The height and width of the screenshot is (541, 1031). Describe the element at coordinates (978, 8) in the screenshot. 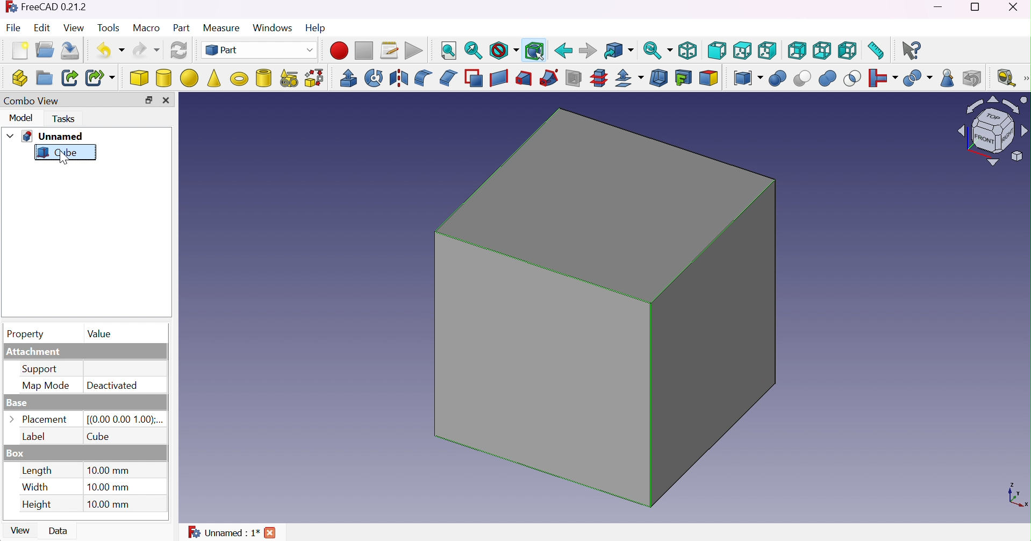

I see `Restore down` at that location.